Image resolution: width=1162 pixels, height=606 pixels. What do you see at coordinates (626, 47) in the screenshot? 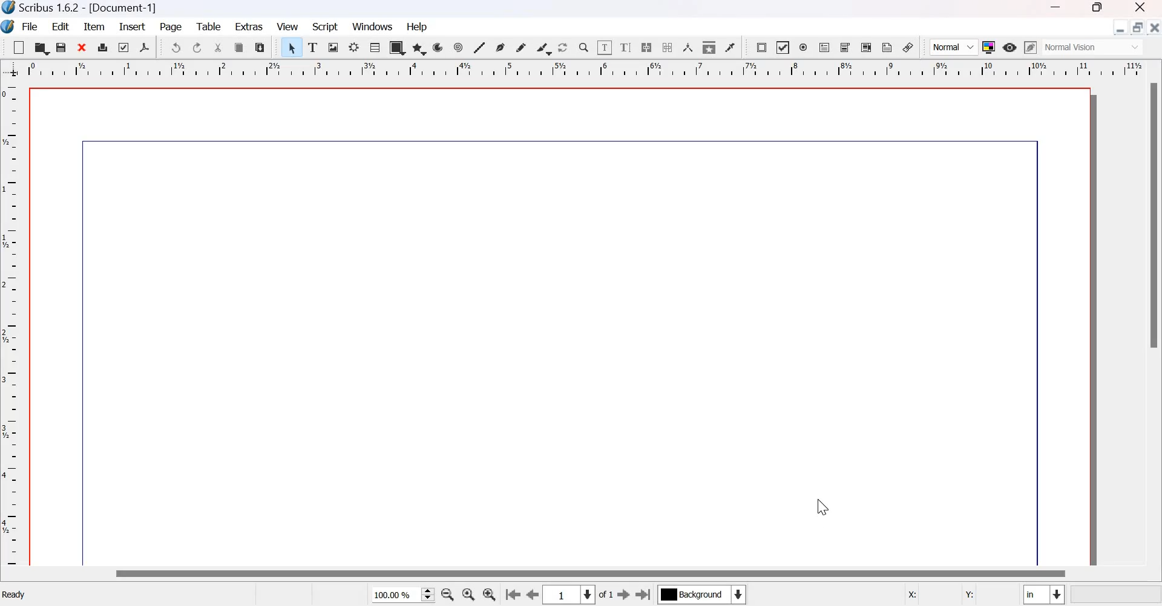
I see `Edit text with story editor` at bounding box center [626, 47].